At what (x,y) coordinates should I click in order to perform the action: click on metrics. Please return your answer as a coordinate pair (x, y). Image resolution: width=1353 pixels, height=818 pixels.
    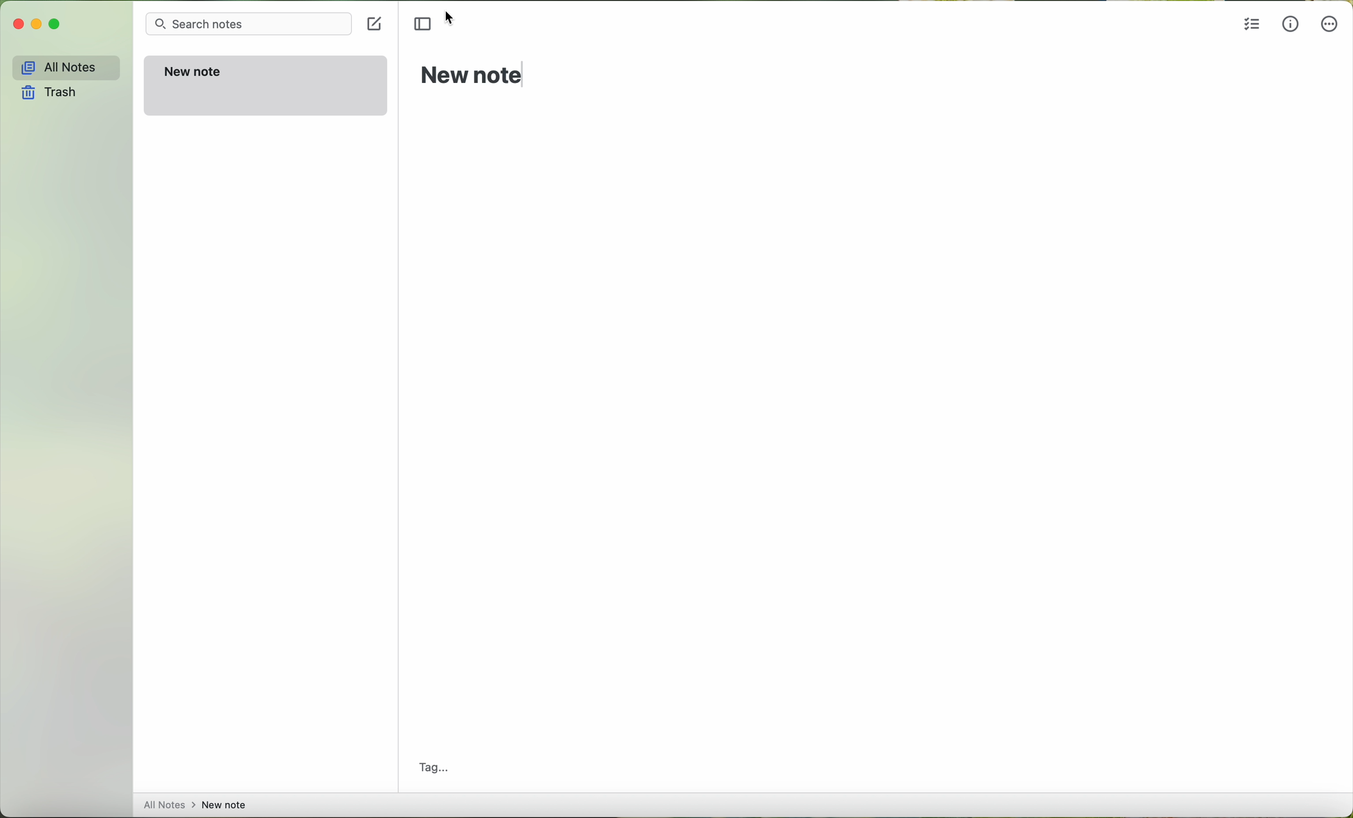
    Looking at the image, I should click on (1291, 27).